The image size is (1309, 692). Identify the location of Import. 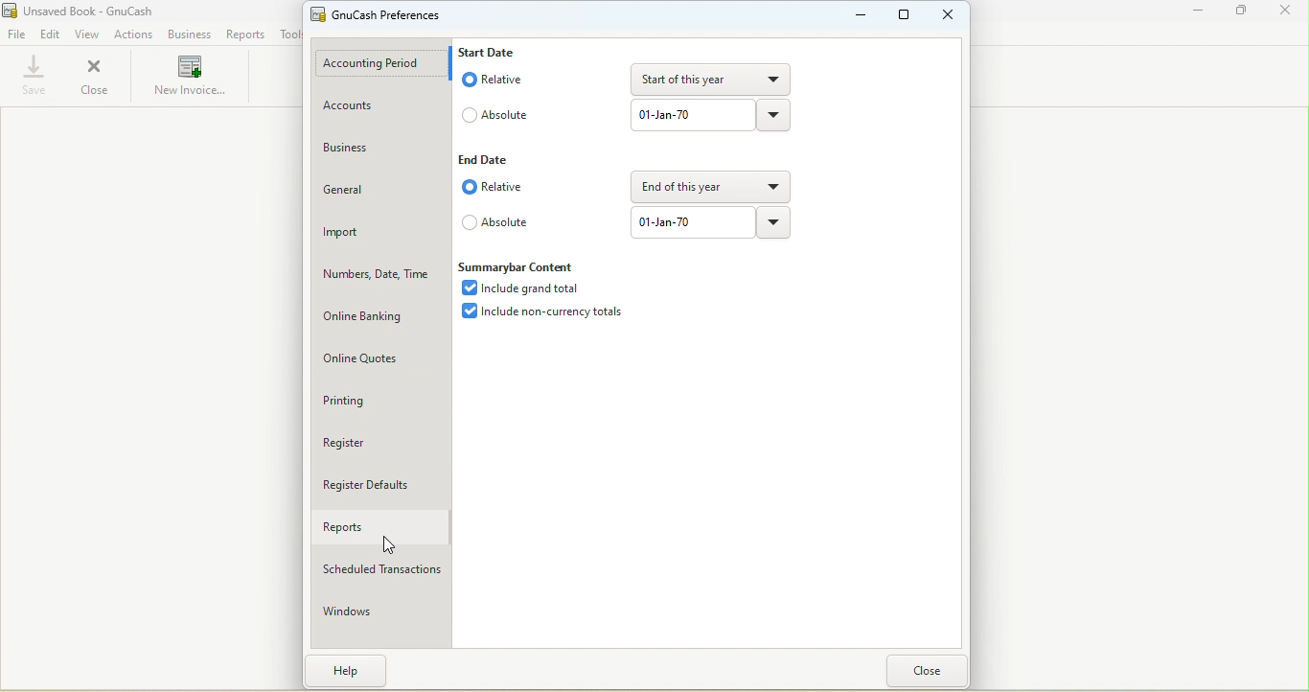
(380, 234).